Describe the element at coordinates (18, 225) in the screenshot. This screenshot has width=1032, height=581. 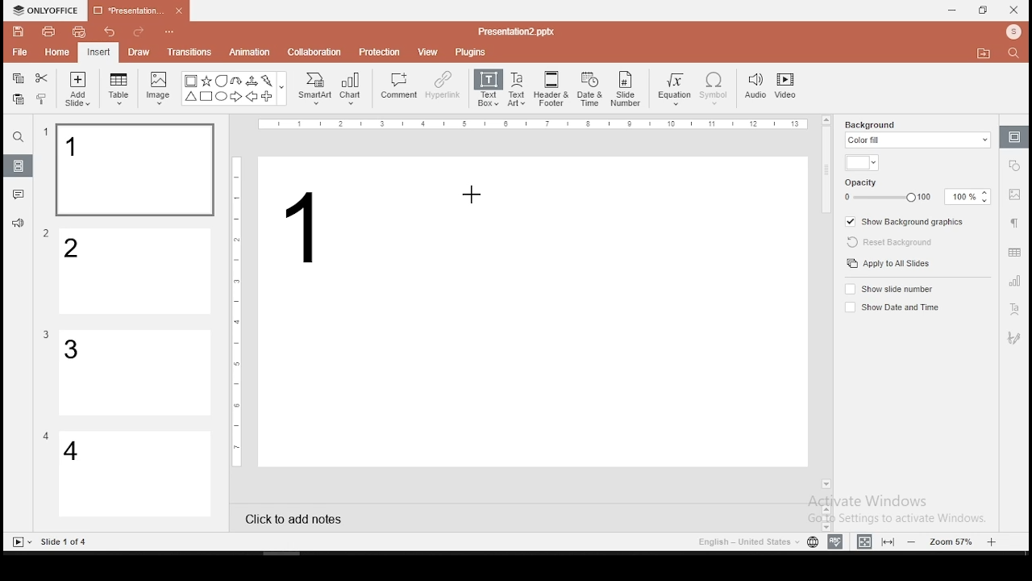
I see `support and feedback` at that location.